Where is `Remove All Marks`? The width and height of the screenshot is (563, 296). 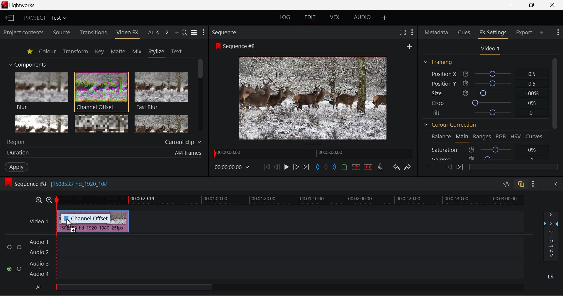
Remove All Marks is located at coordinates (326, 167).